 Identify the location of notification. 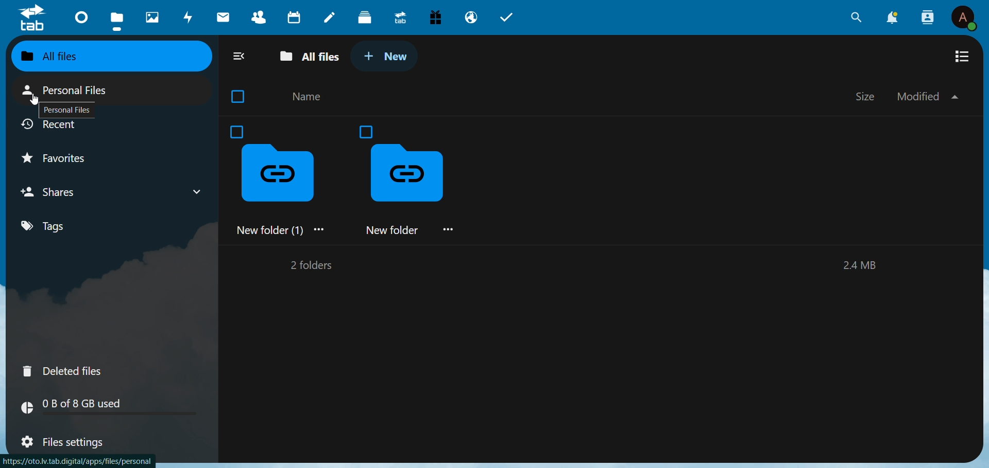
(892, 19).